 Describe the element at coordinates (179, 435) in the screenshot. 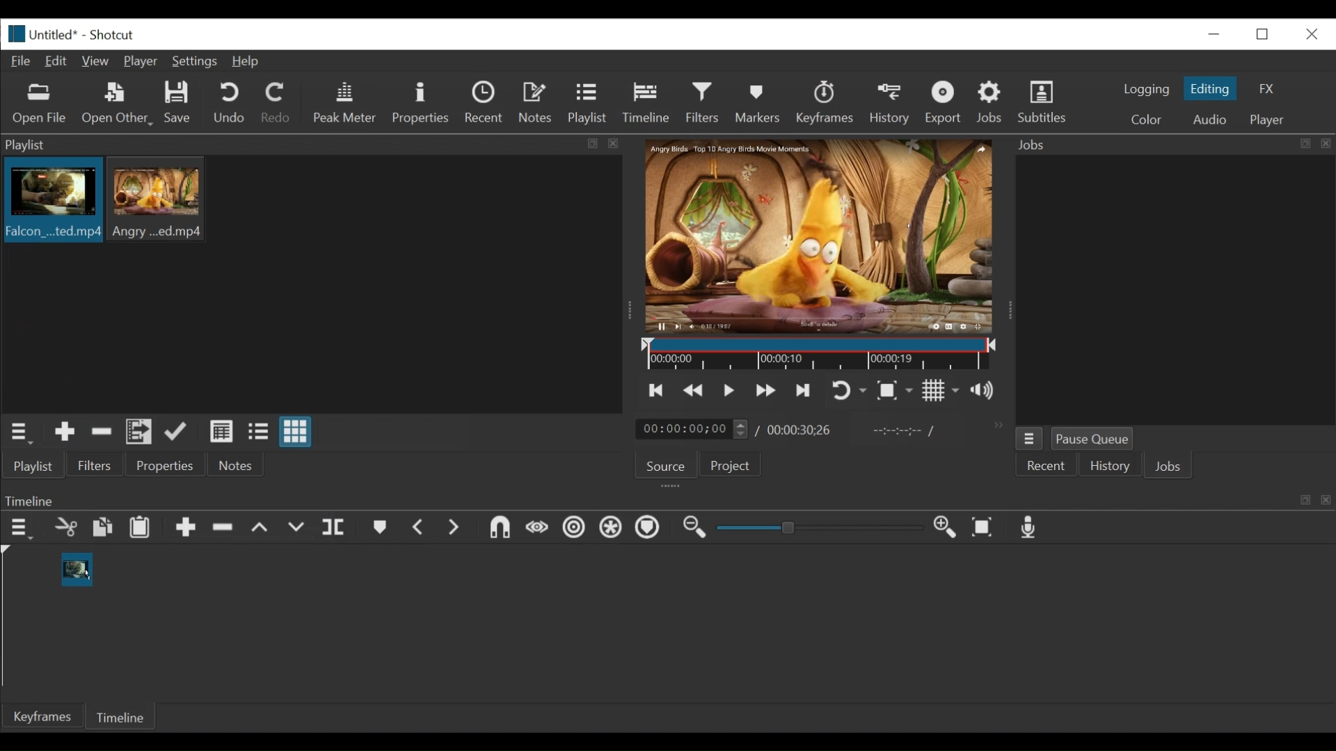

I see `update` at that location.